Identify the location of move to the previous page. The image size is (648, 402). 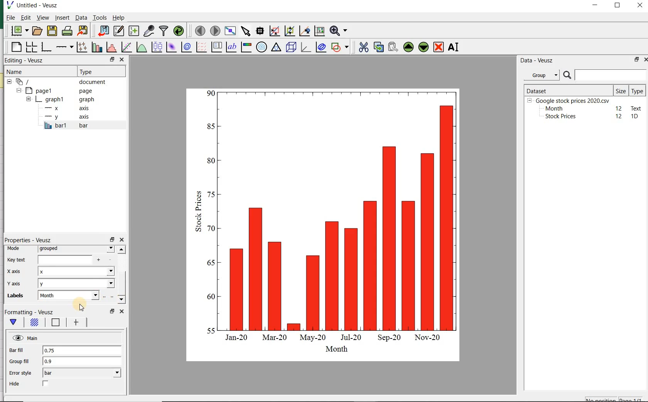
(199, 30).